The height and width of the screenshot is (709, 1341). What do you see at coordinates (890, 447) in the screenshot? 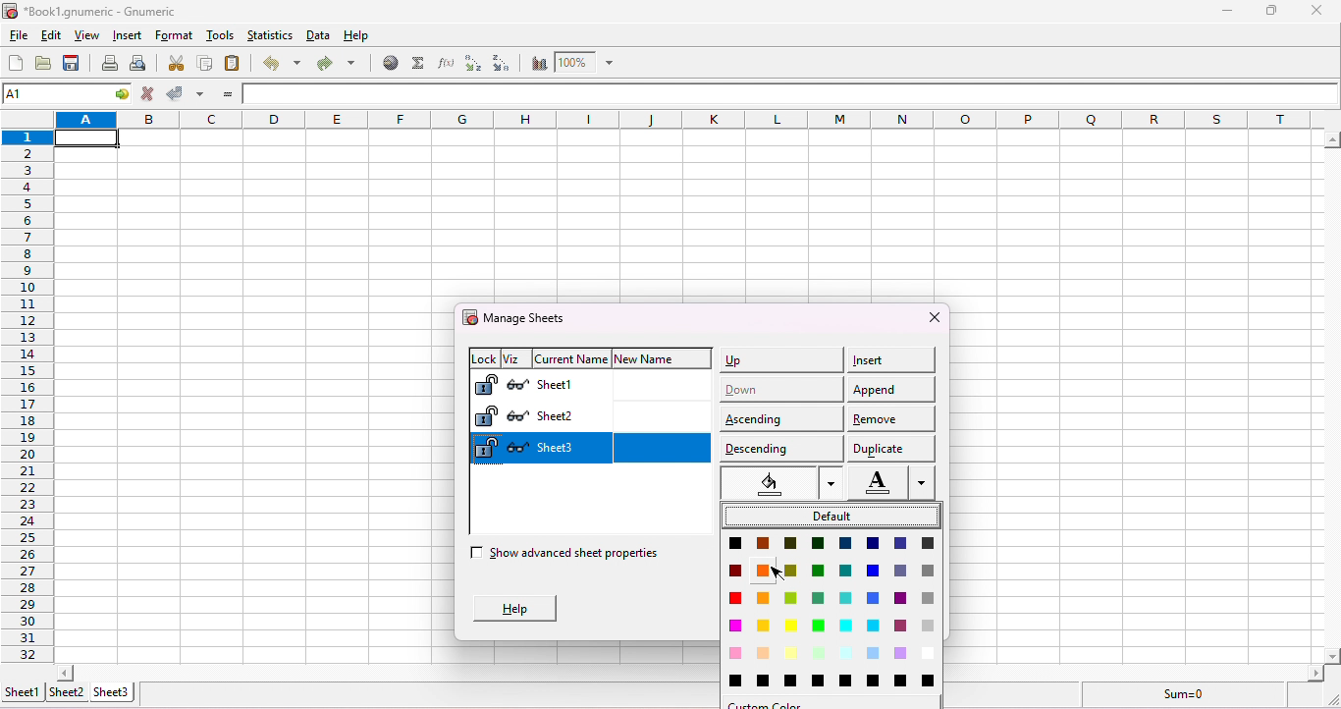
I see `duplicate` at bounding box center [890, 447].